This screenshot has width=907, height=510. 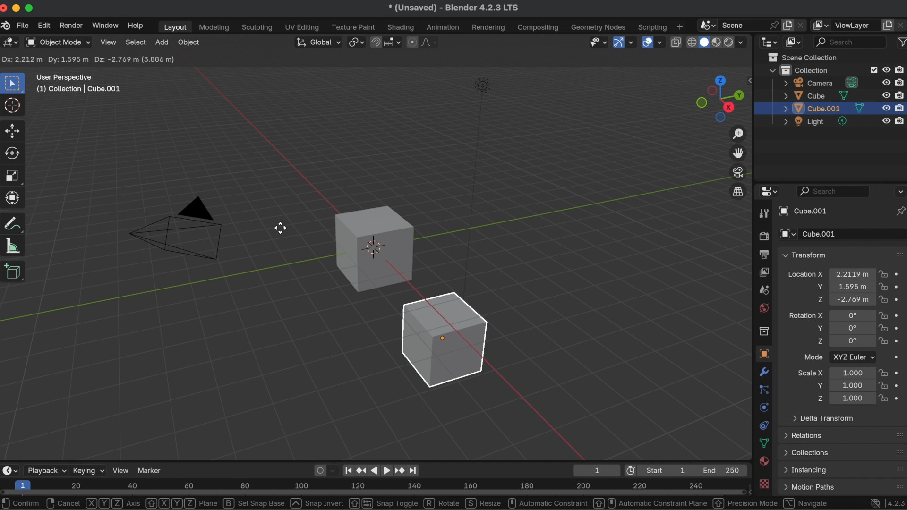 What do you see at coordinates (823, 417) in the screenshot?
I see `delta transform` at bounding box center [823, 417].